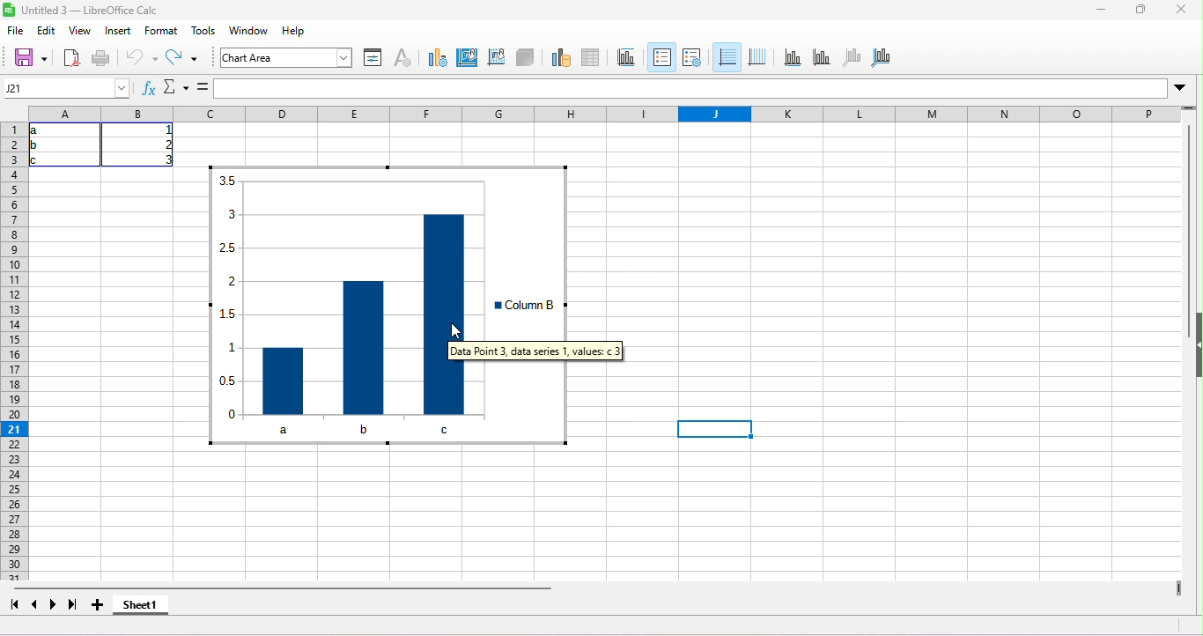  I want to click on data point3, so click(446, 313).